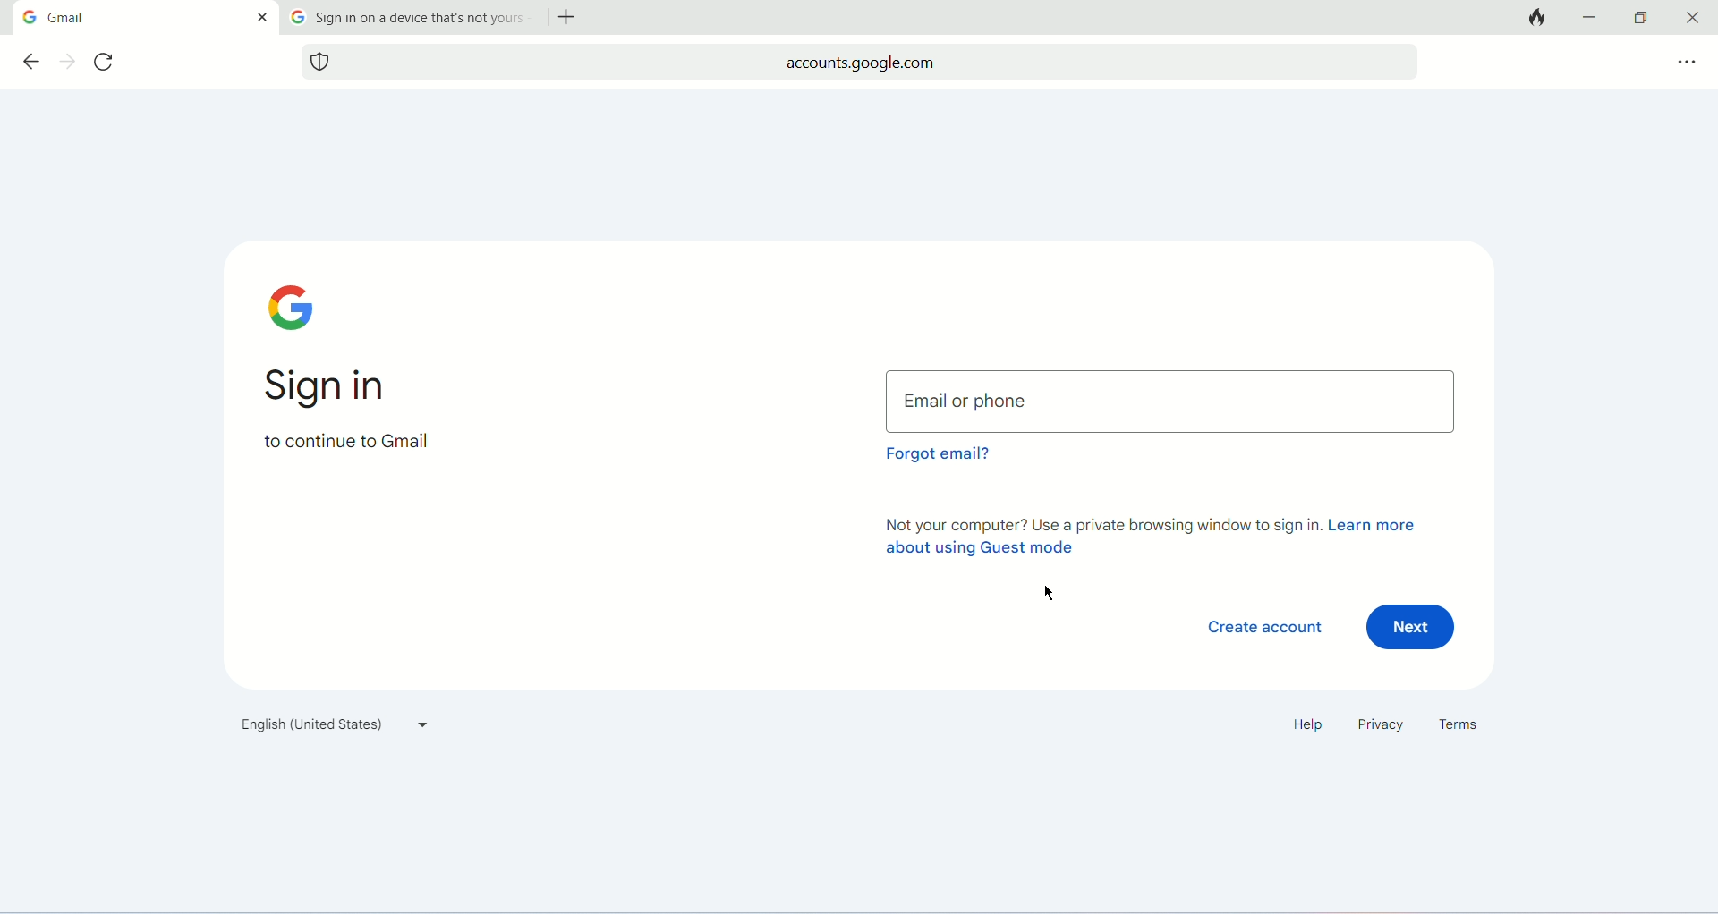  Describe the element at coordinates (261, 16) in the screenshot. I see `close` at that location.